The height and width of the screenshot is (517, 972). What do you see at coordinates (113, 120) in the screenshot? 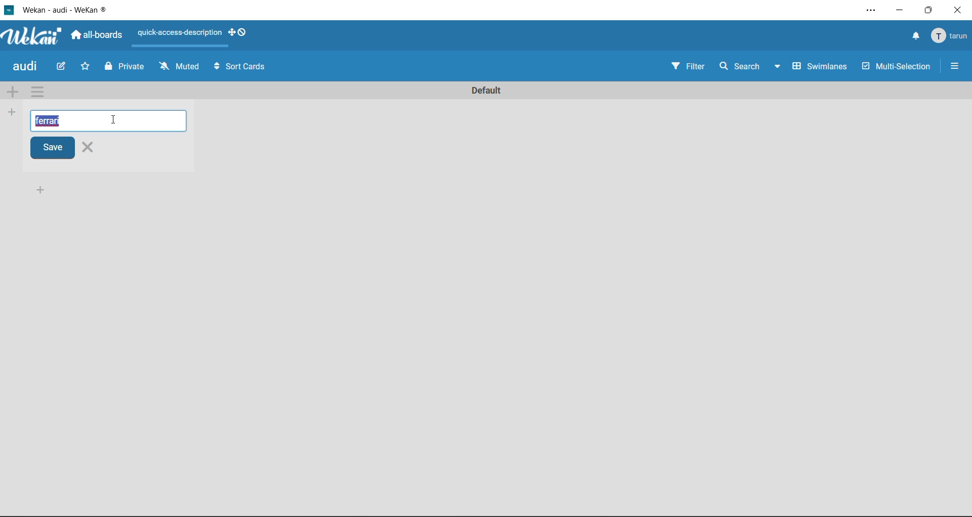
I see `Cursor` at bounding box center [113, 120].